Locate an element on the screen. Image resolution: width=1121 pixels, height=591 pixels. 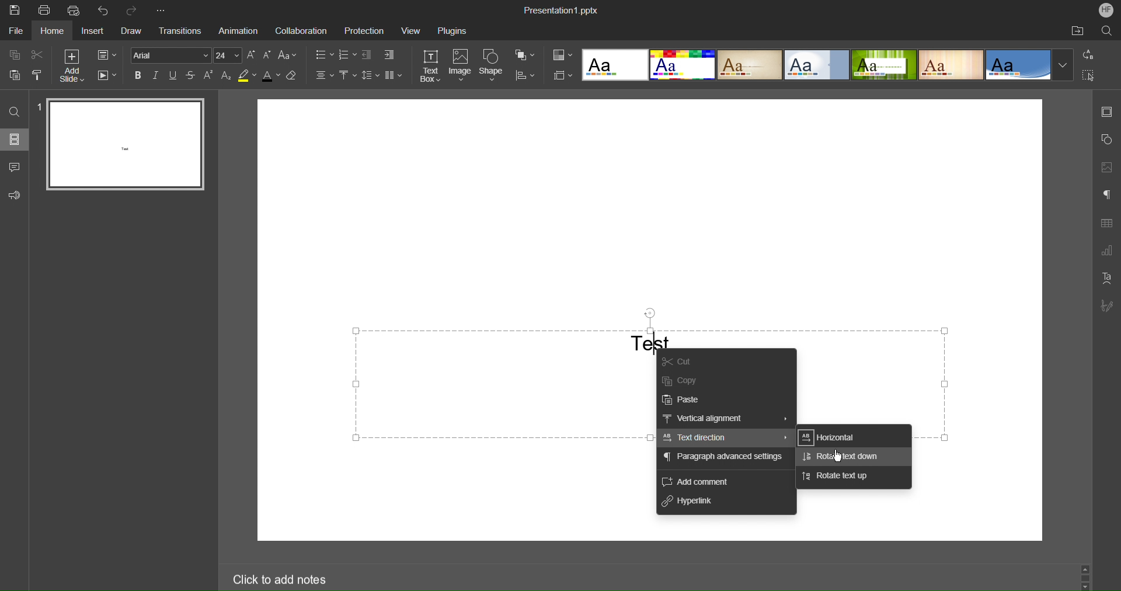
View is located at coordinates (410, 30).